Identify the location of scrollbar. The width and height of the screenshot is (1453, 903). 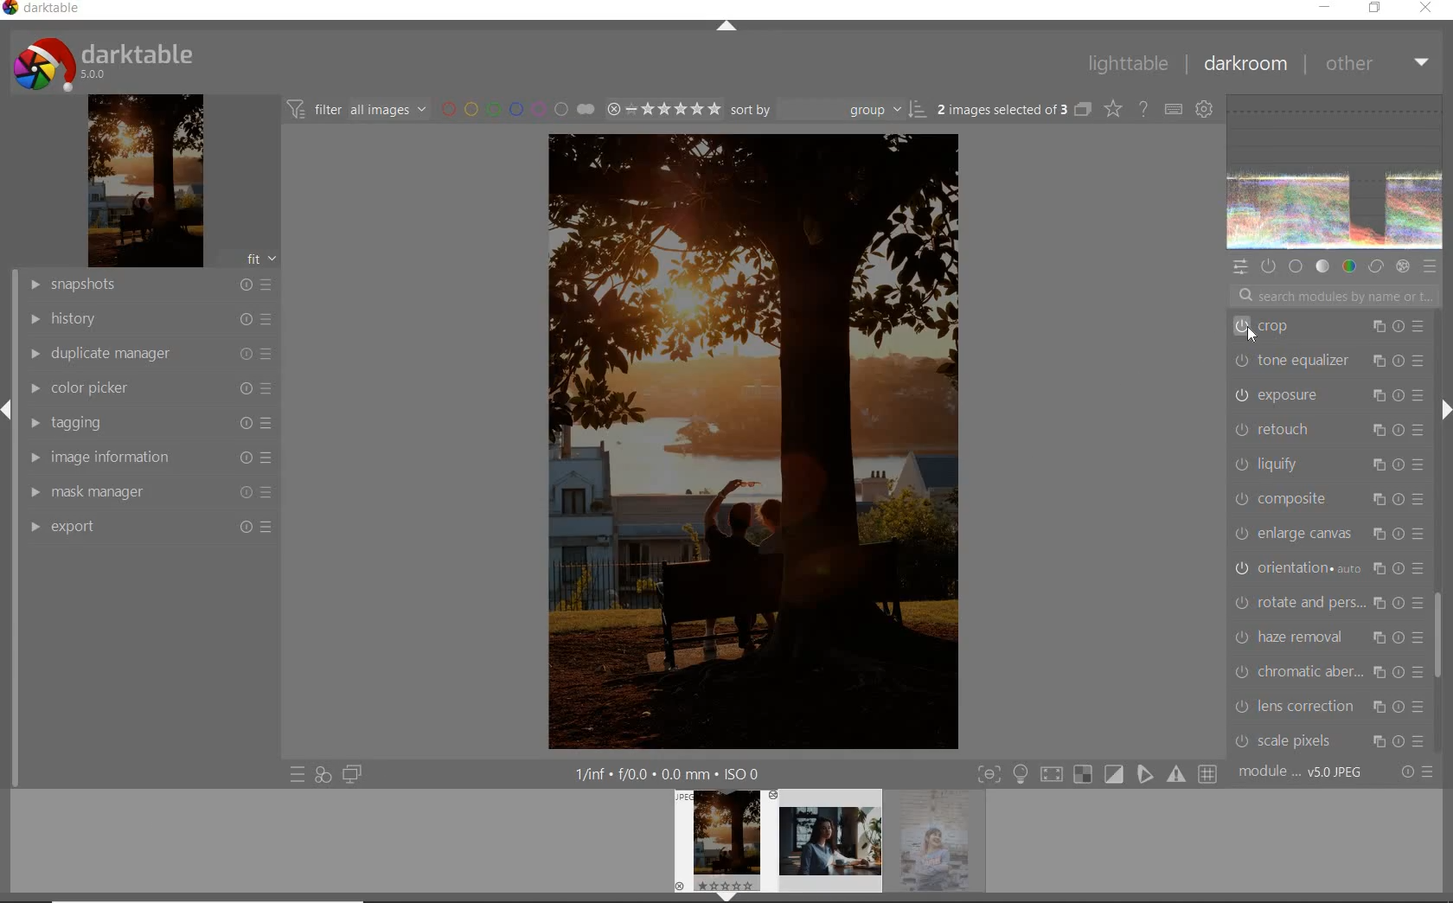
(1442, 635).